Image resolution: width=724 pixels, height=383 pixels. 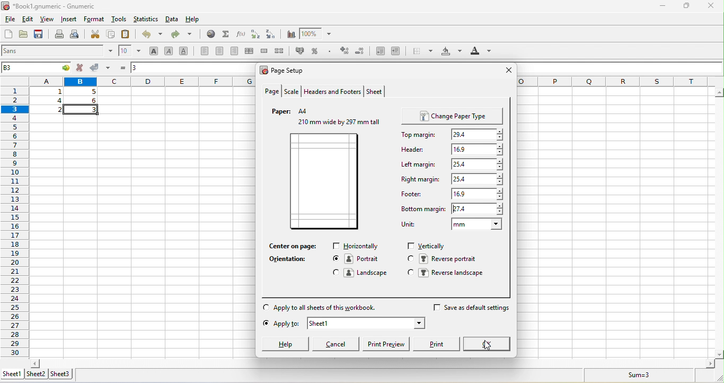 What do you see at coordinates (361, 272) in the screenshot?
I see `landscape` at bounding box center [361, 272].